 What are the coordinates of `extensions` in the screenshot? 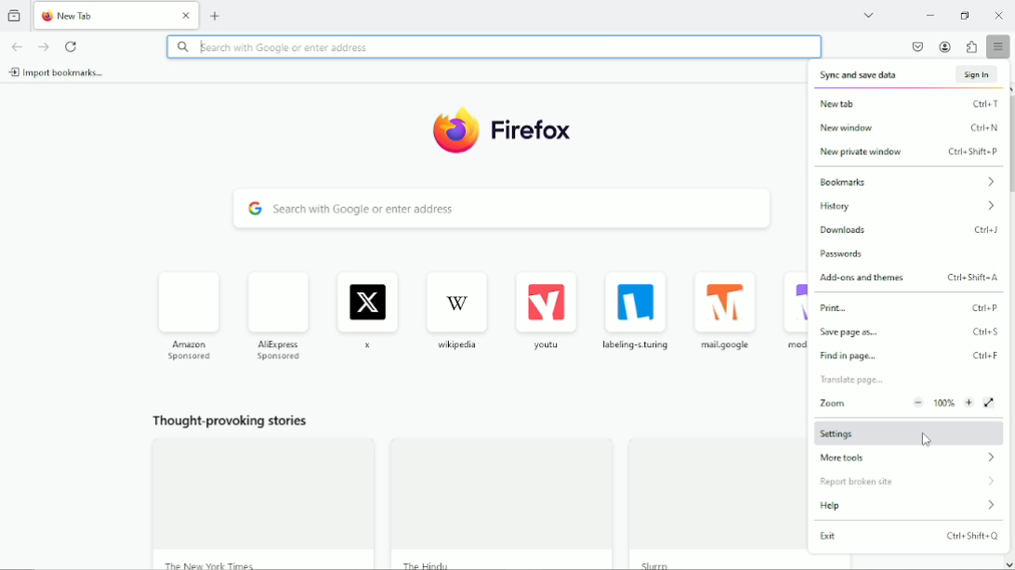 It's located at (971, 46).